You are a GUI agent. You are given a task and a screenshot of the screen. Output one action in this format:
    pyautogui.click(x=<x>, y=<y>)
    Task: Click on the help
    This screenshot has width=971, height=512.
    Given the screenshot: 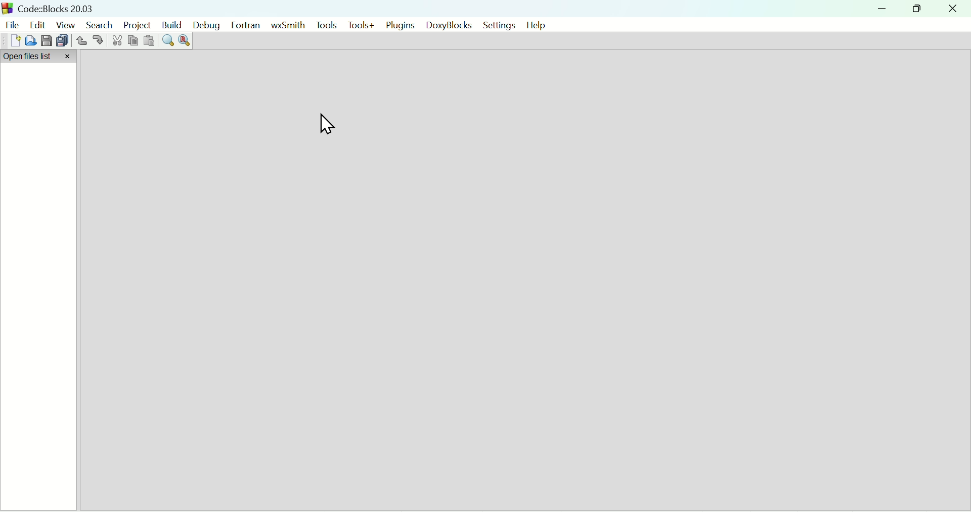 What is the action you would take?
    pyautogui.click(x=535, y=25)
    